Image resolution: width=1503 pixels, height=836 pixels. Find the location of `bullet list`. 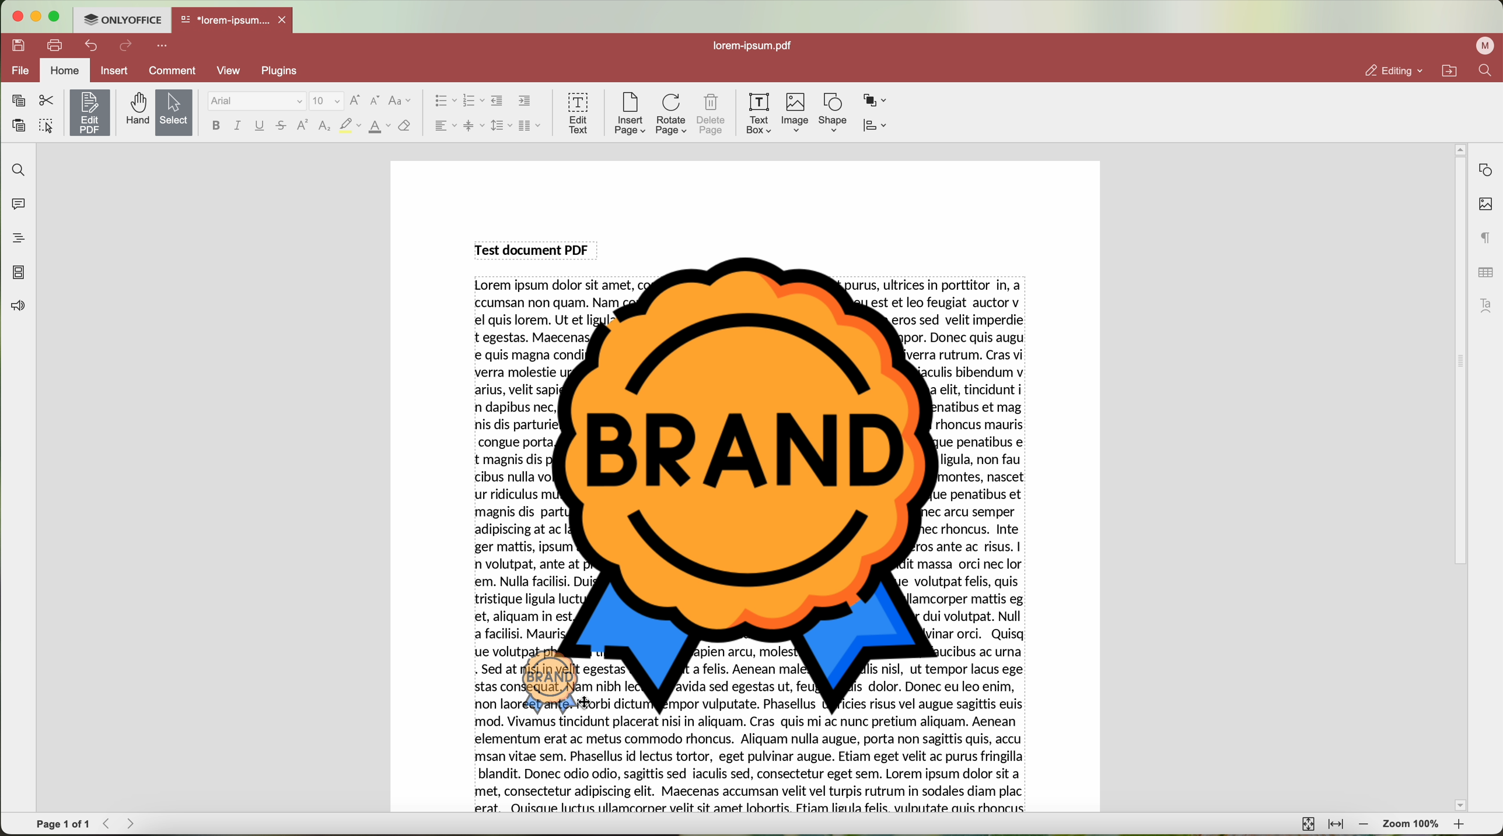

bullet list is located at coordinates (442, 101).